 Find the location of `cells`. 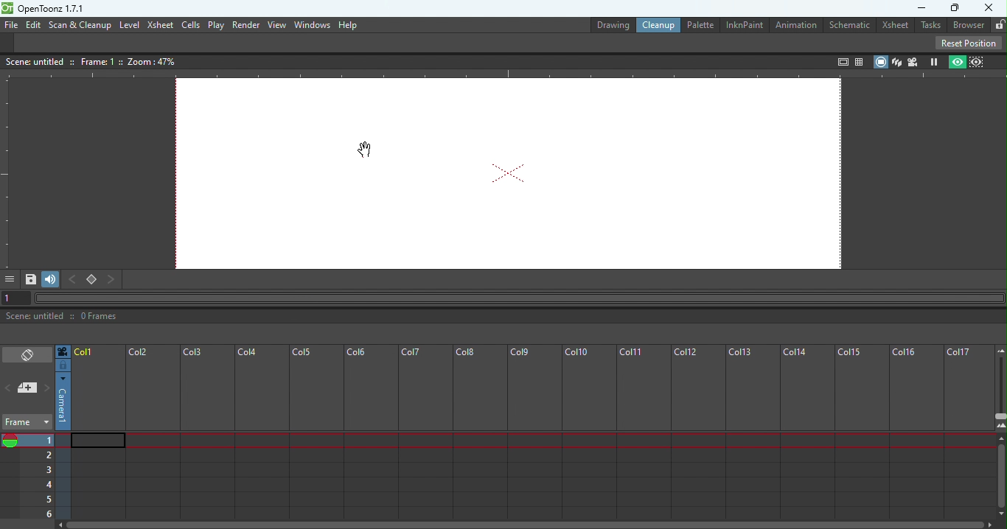

cells is located at coordinates (190, 25).